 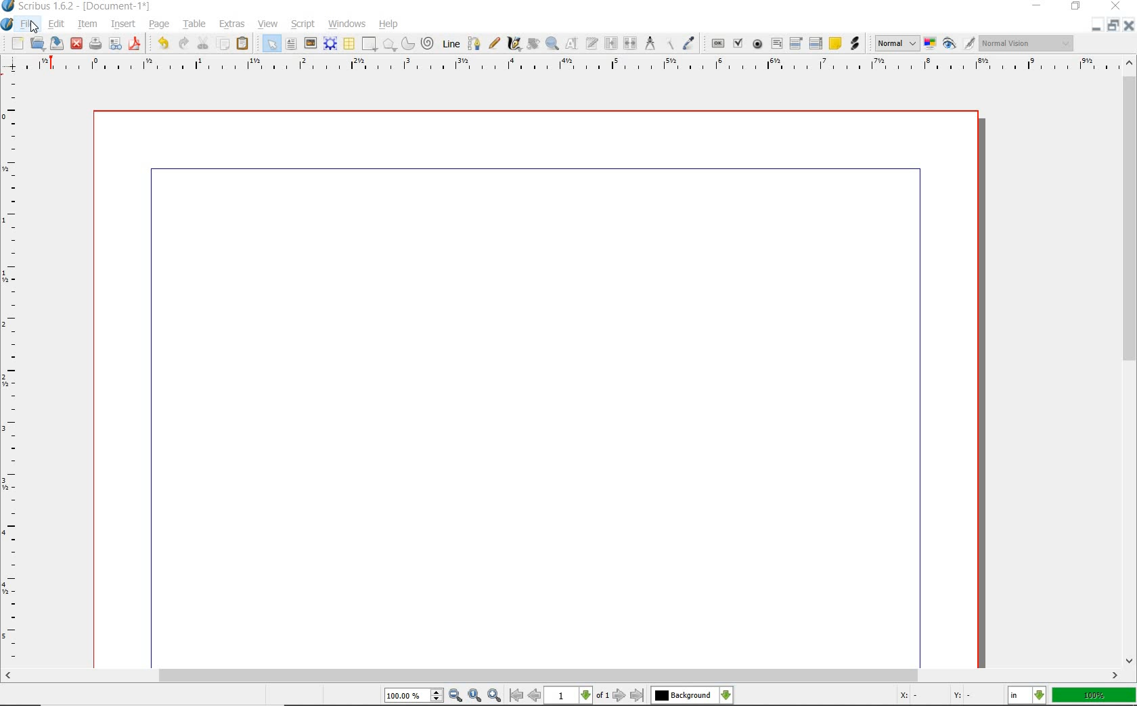 What do you see at coordinates (390, 45) in the screenshot?
I see `polygon` at bounding box center [390, 45].